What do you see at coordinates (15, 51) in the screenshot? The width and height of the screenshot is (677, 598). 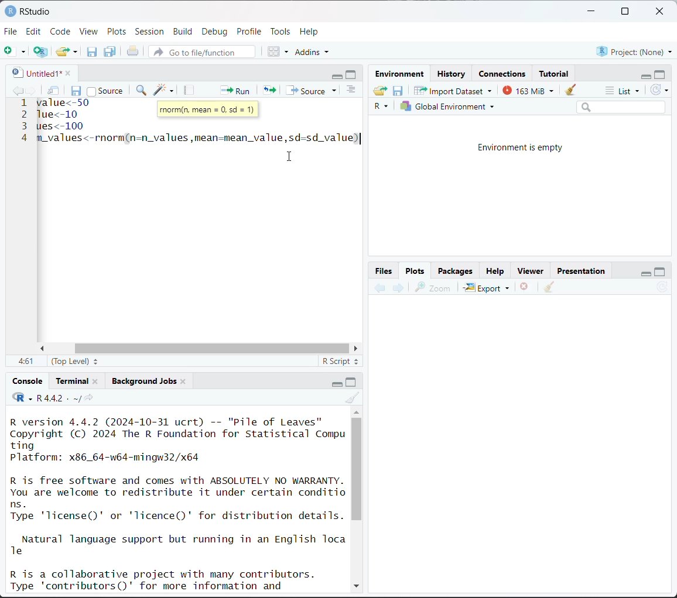 I see `new file` at bounding box center [15, 51].